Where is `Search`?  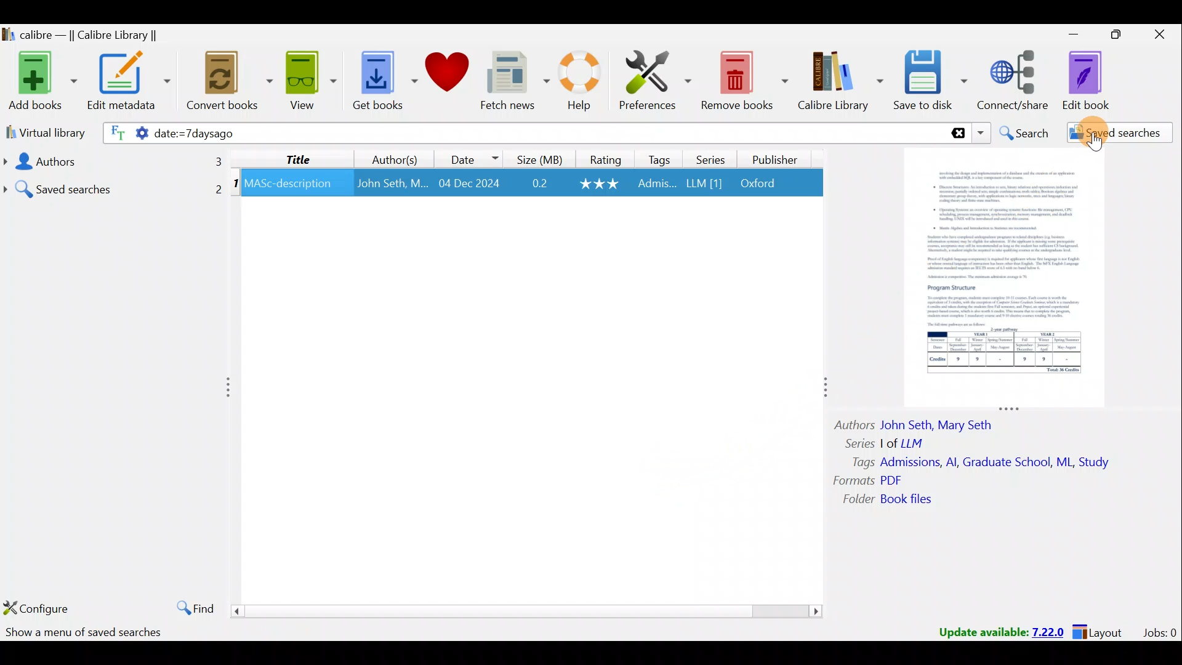 Search is located at coordinates (1023, 131).